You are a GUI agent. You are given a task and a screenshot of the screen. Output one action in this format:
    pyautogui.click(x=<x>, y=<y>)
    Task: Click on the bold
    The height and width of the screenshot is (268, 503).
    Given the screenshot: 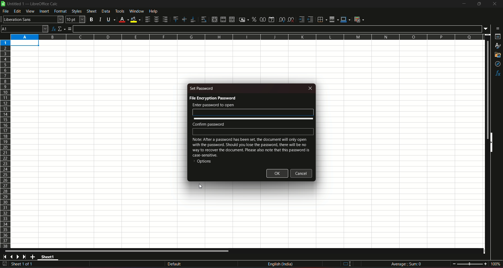 What is the action you would take?
    pyautogui.click(x=91, y=19)
    